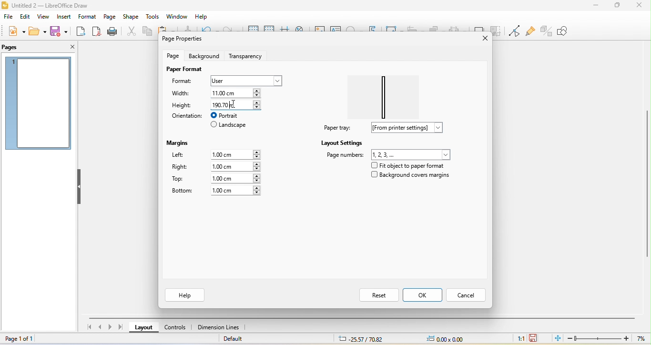 Image resolution: width=651 pixels, height=345 pixels. Describe the element at coordinates (570, 31) in the screenshot. I see `show draw function` at that location.